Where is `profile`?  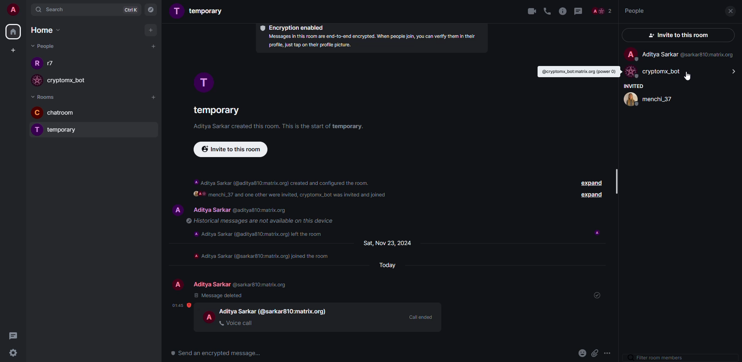 profile is located at coordinates (631, 54).